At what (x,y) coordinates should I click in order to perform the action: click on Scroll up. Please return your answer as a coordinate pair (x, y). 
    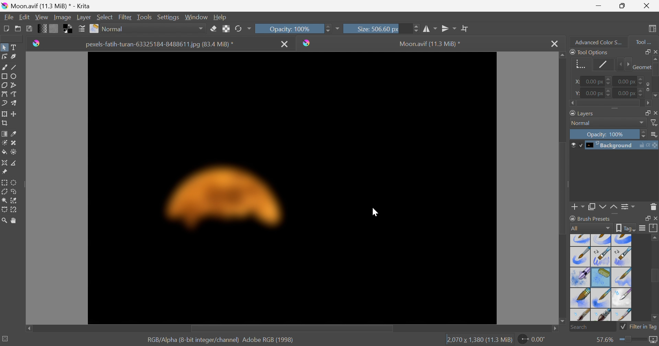
    Looking at the image, I should click on (655, 58).